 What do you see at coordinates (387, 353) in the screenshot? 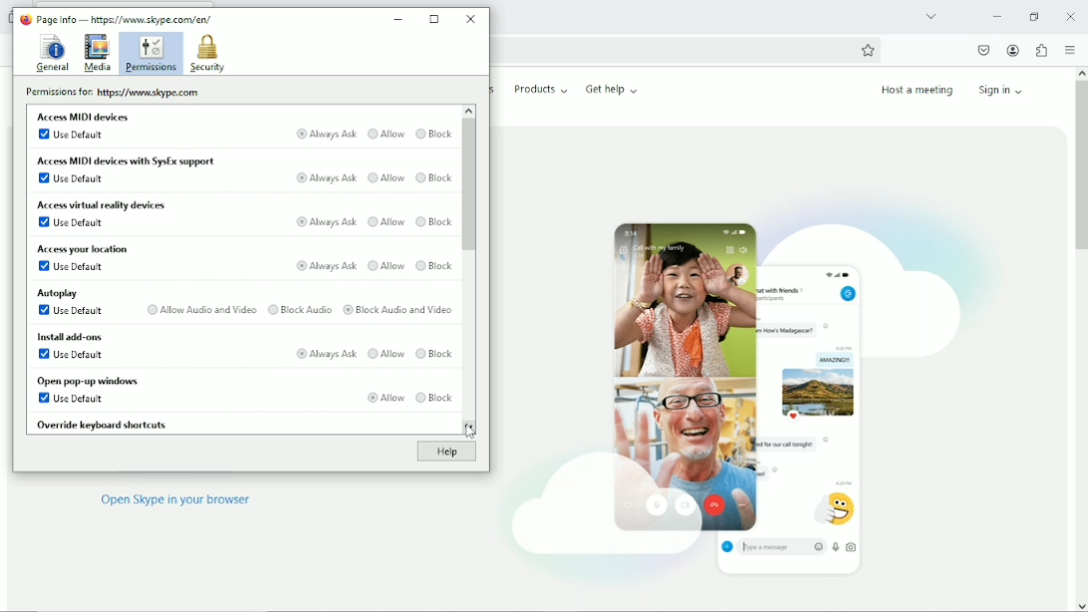
I see `Allow` at bounding box center [387, 353].